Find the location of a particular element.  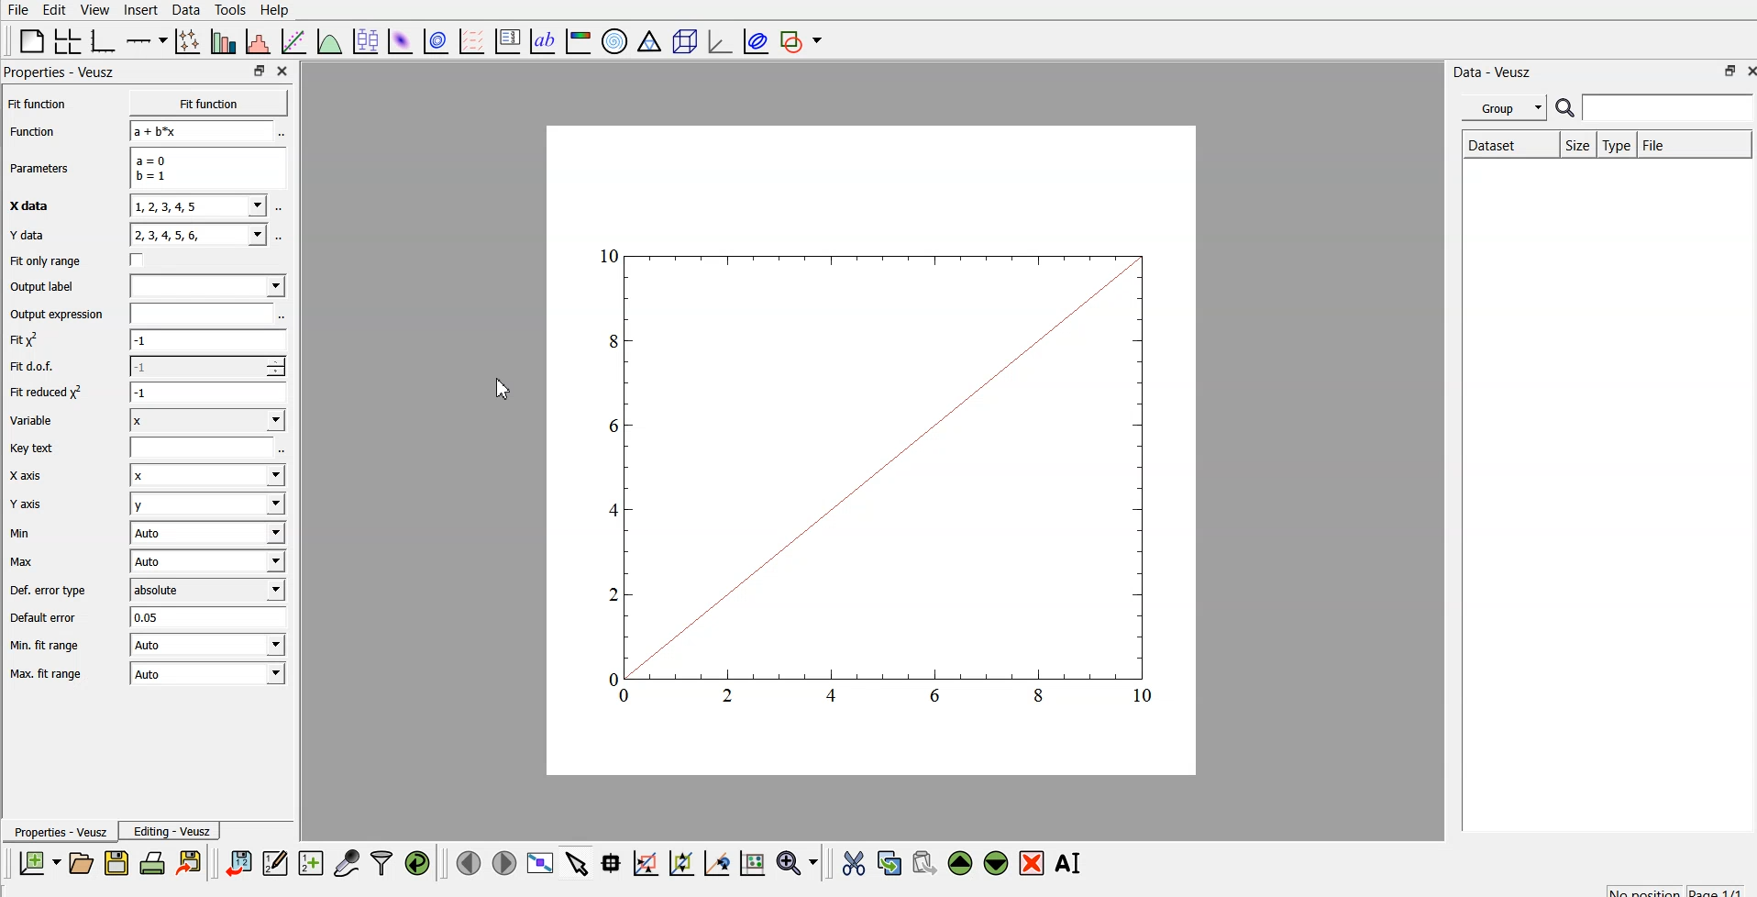

check box is located at coordinates (139, 260).